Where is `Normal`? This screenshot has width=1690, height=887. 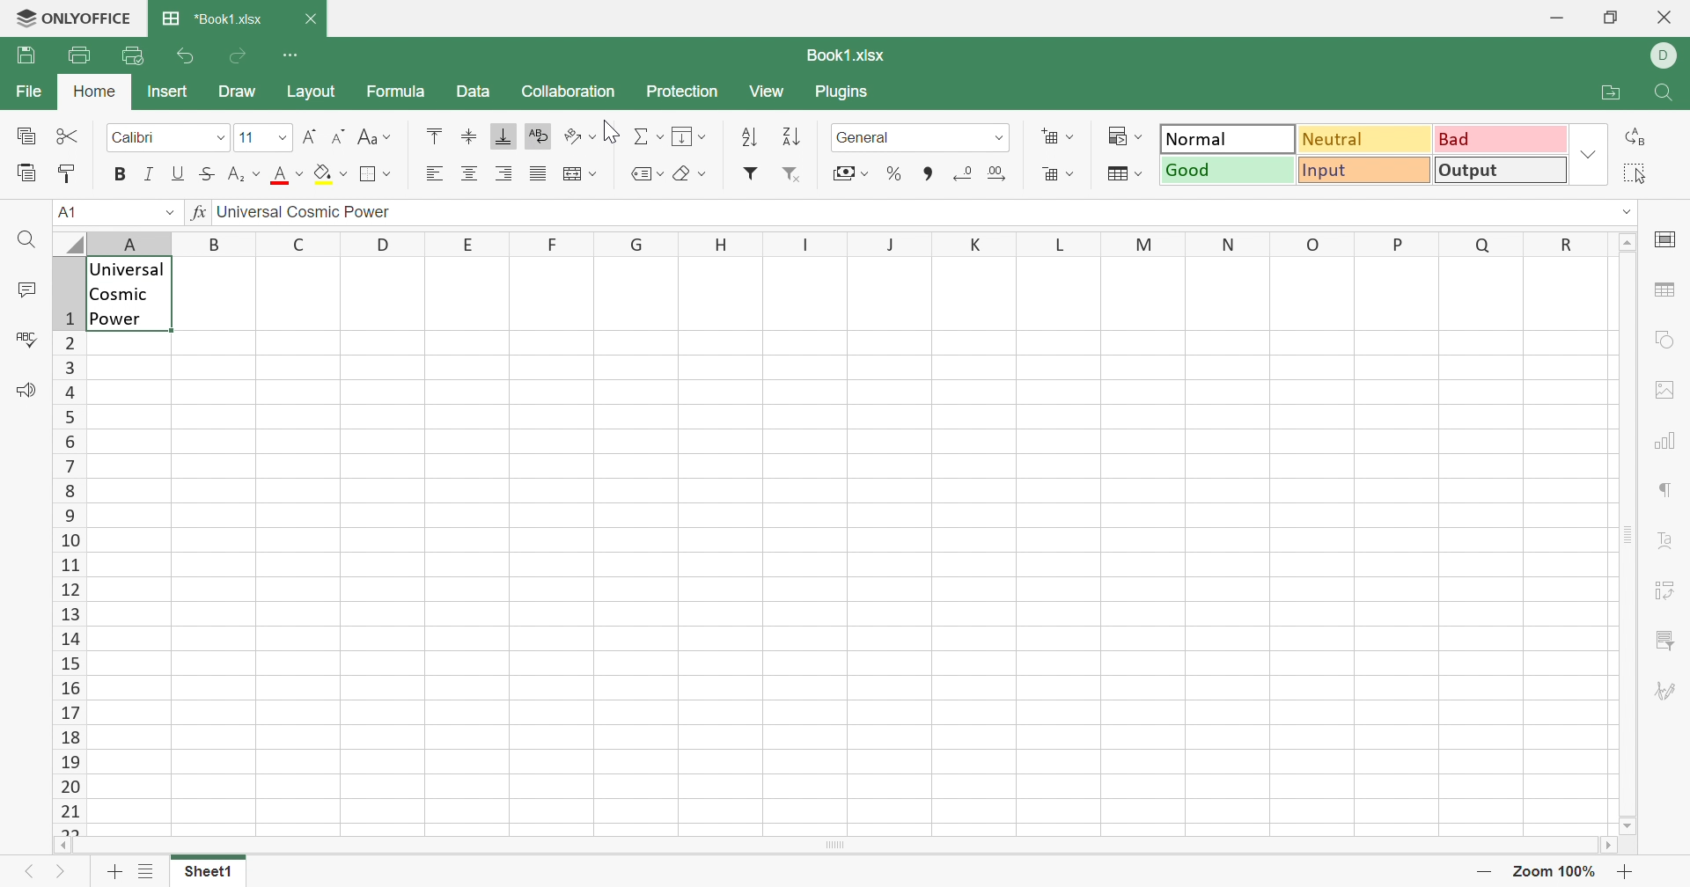 Normal is located at coordinates (1224, 139).